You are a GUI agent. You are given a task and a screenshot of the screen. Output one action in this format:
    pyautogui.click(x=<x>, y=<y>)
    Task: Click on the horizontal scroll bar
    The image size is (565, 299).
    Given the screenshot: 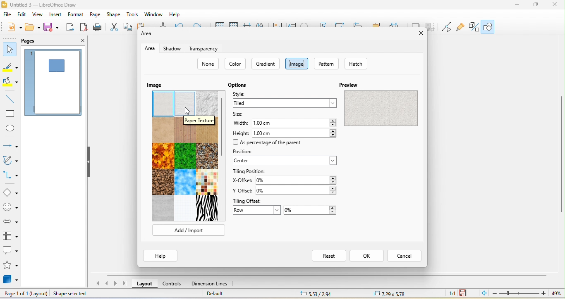 What is the action you would take?
    pyautogui.click(x=328, y=276)
    